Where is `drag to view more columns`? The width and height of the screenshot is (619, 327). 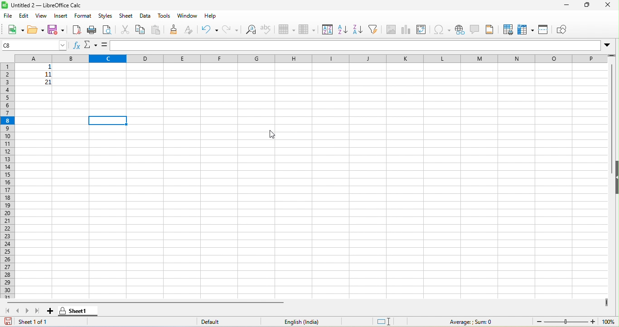 drag to view more columns is located at coordinates (605, 302).